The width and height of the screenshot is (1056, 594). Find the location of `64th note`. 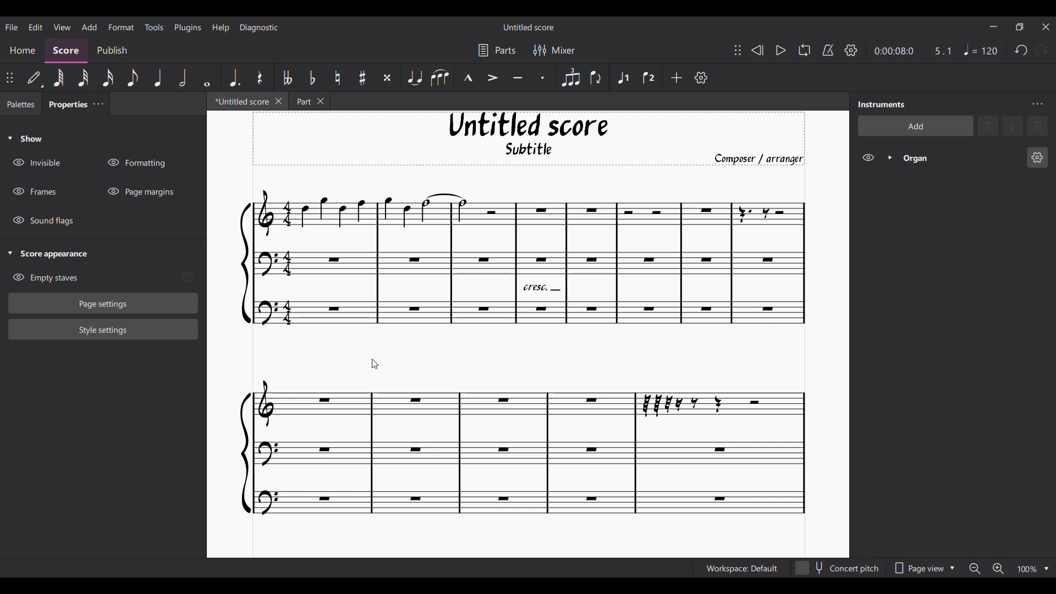

64th note is located at coordinates (58, 79).